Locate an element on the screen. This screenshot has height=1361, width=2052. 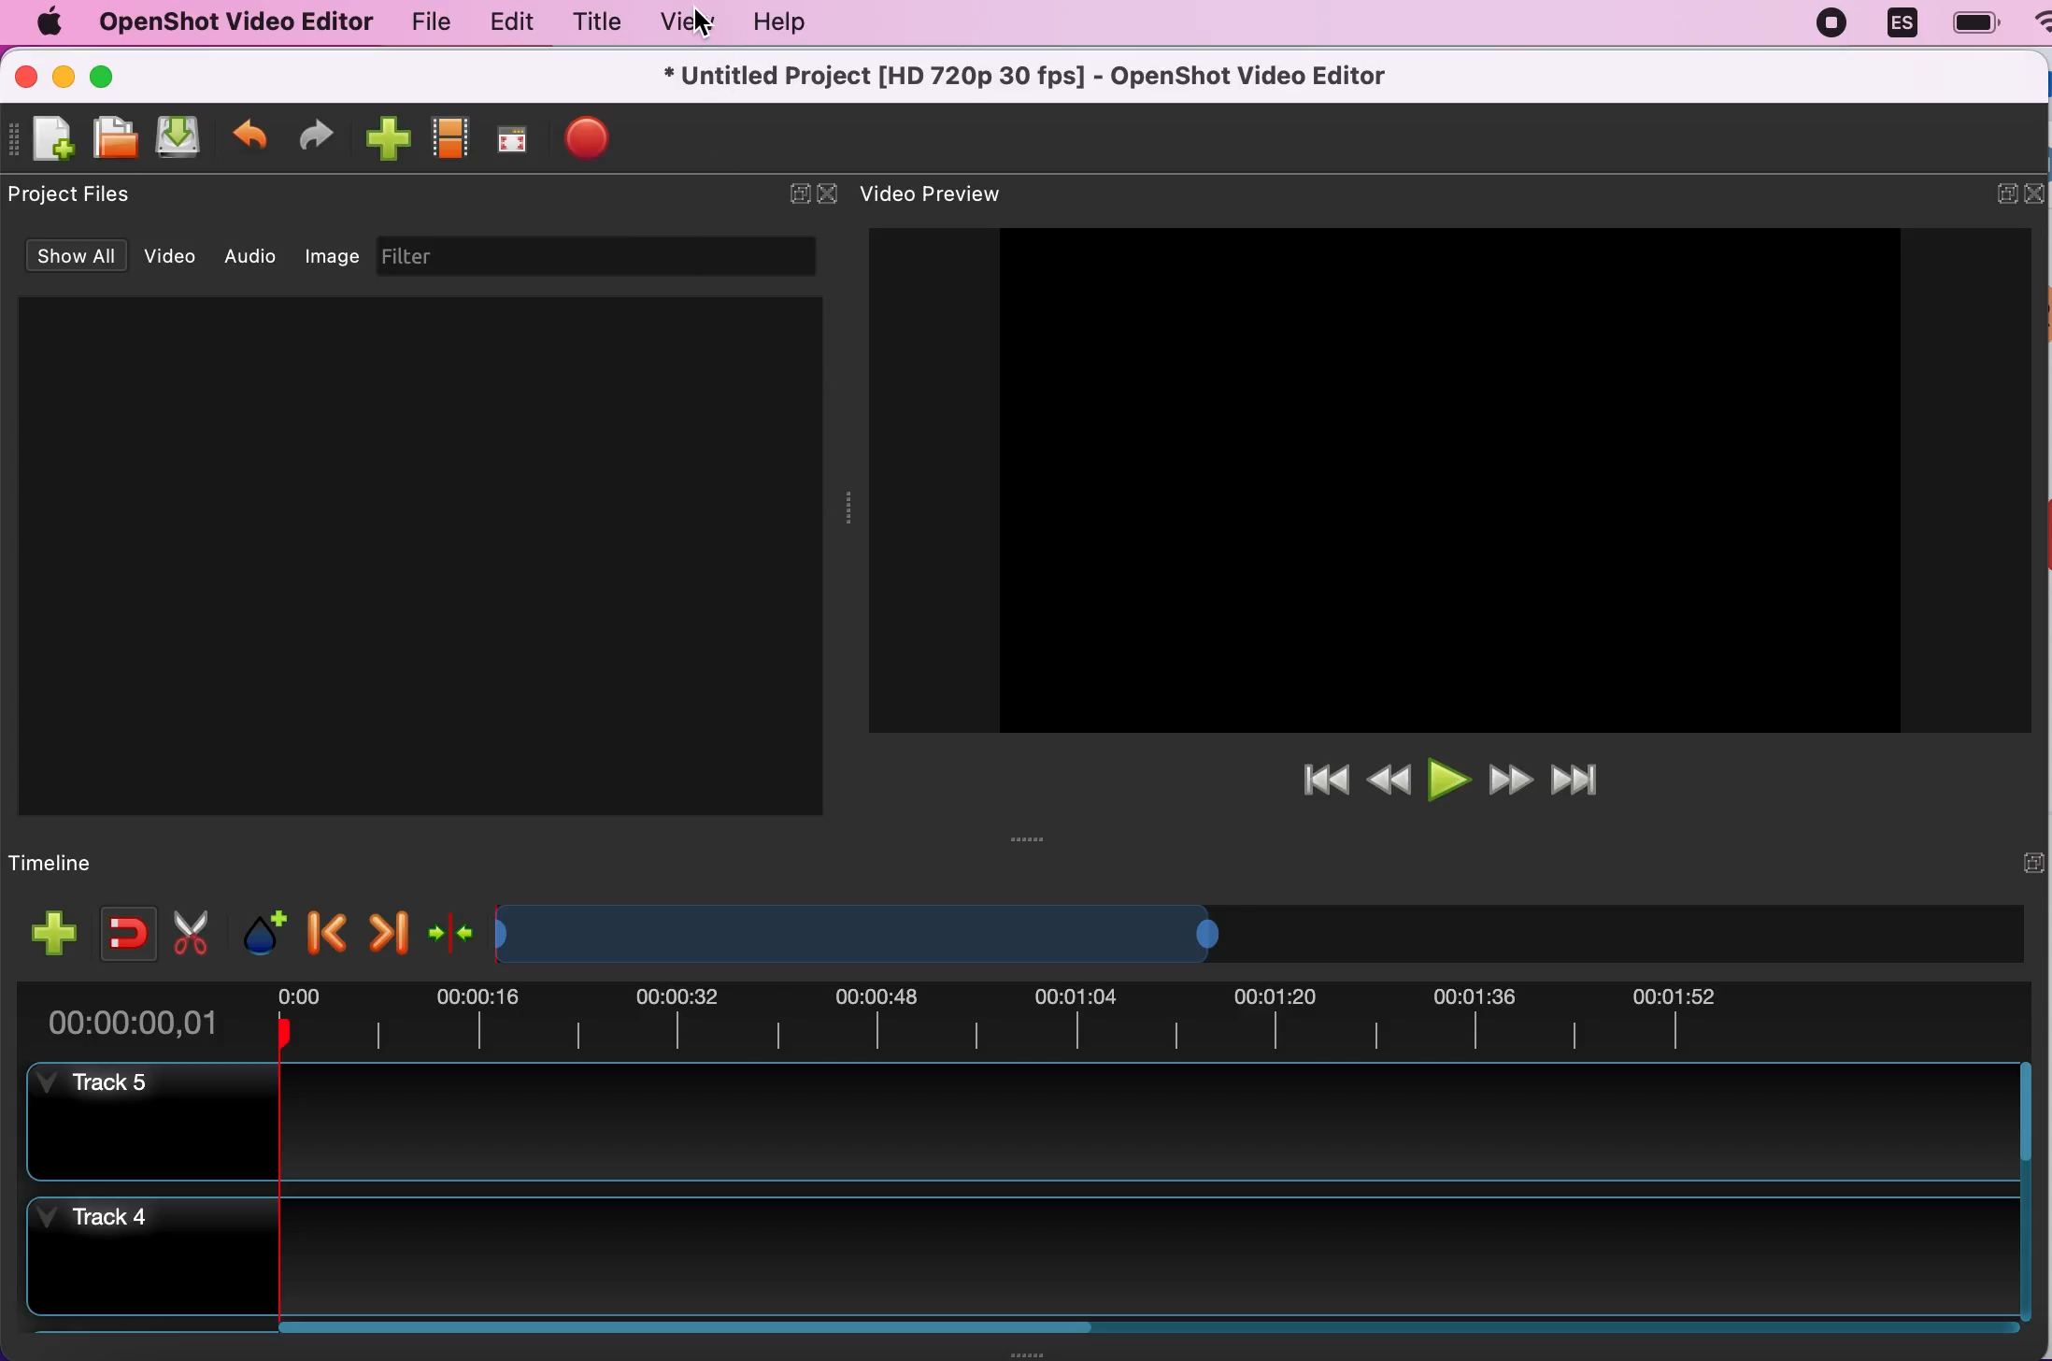
choose profiles is located at coordinates (450, 138).